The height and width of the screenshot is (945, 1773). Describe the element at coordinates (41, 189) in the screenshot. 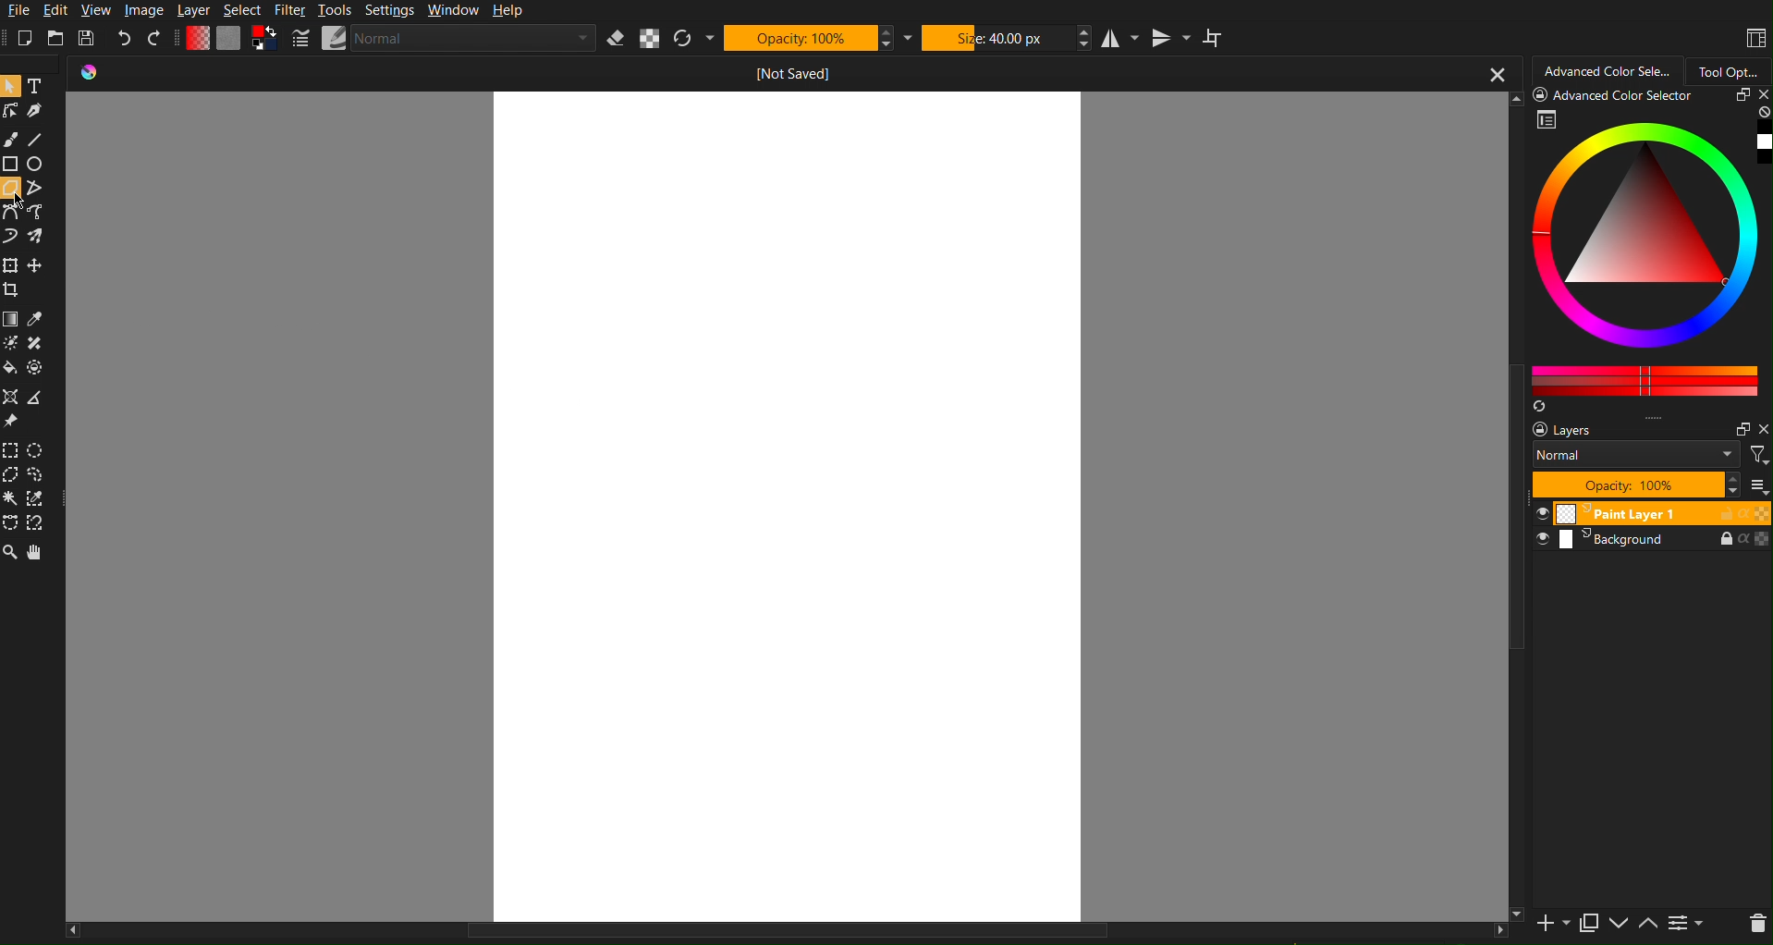

I see `polyline tool` at that location.